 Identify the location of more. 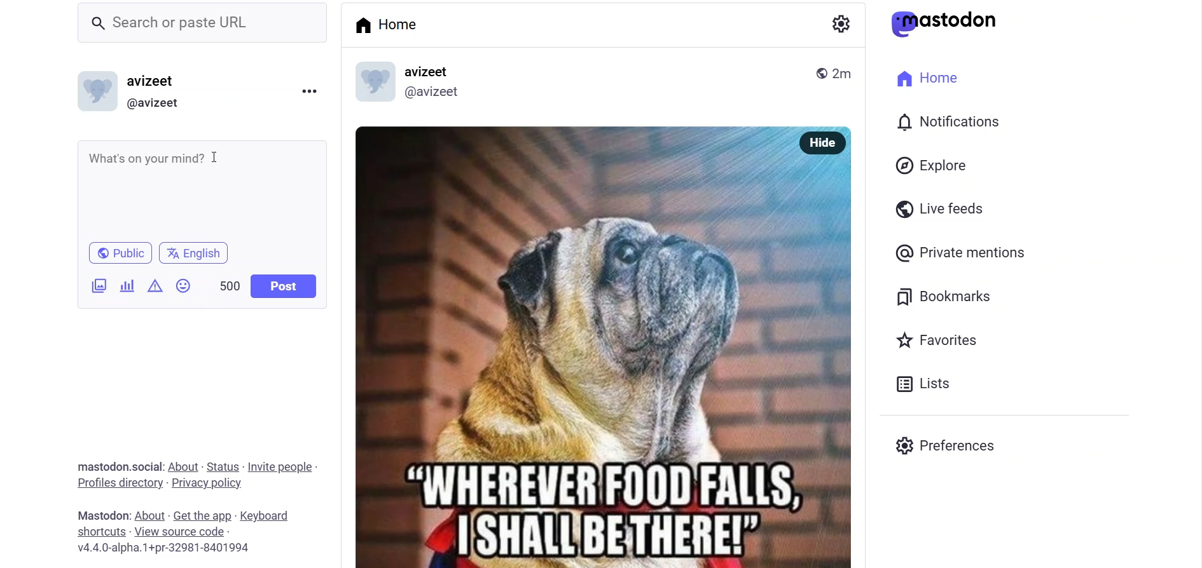
(310, 90).